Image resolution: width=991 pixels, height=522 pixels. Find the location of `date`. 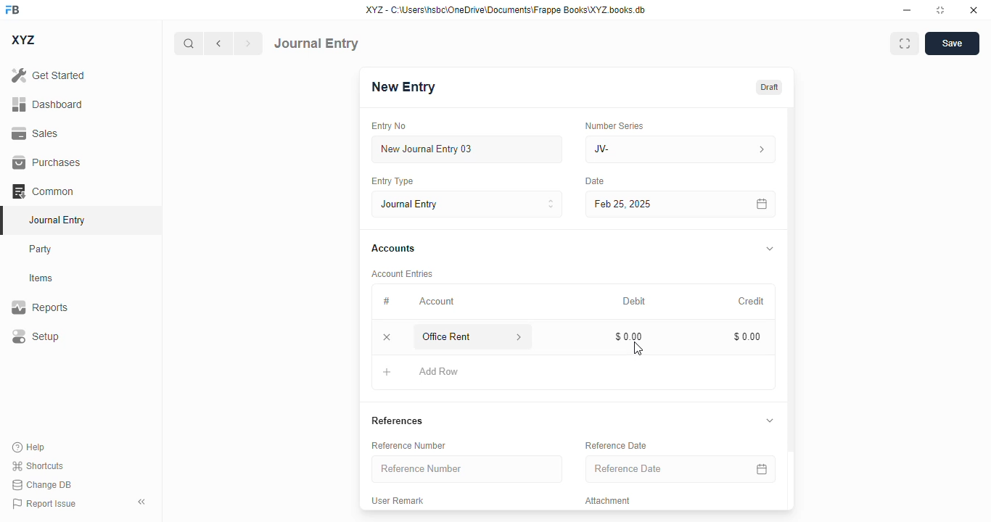

date is located at coordinates (596, 181).